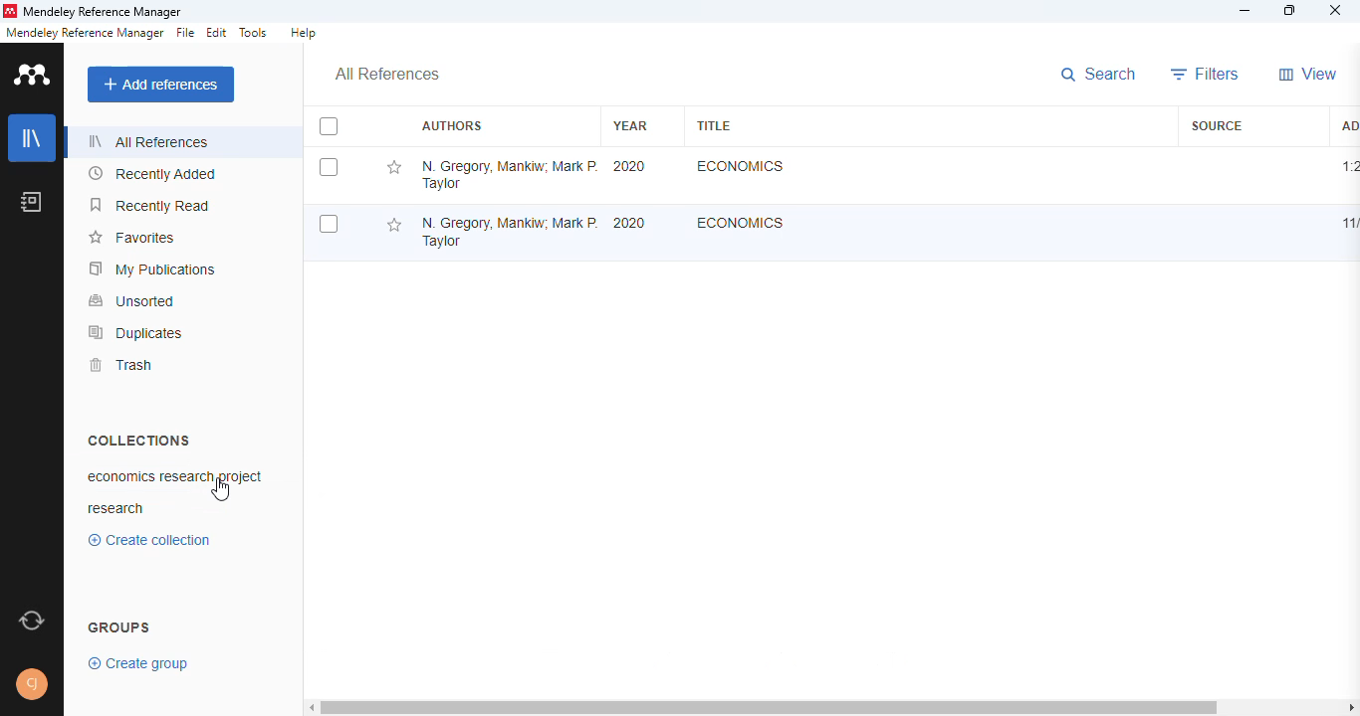  Describe the element at coordinates (119, 365) in the screenshot. I see `trash` at that location.